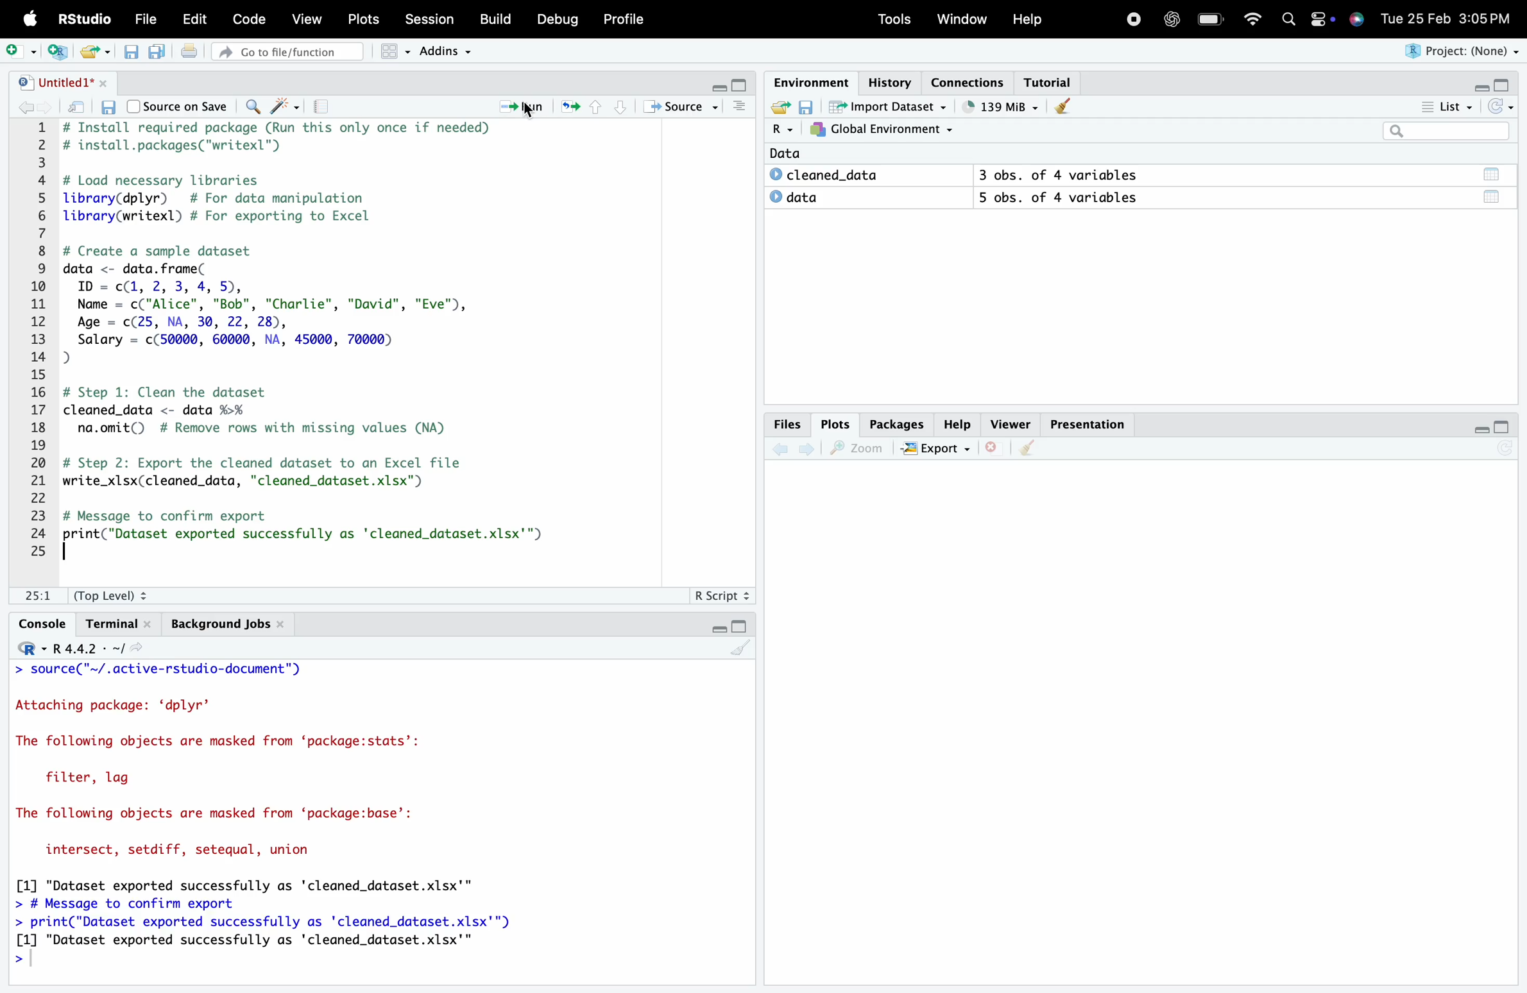  I want to click on  Go back to the previous source location (Ctrl + F9), so click(779, 448).